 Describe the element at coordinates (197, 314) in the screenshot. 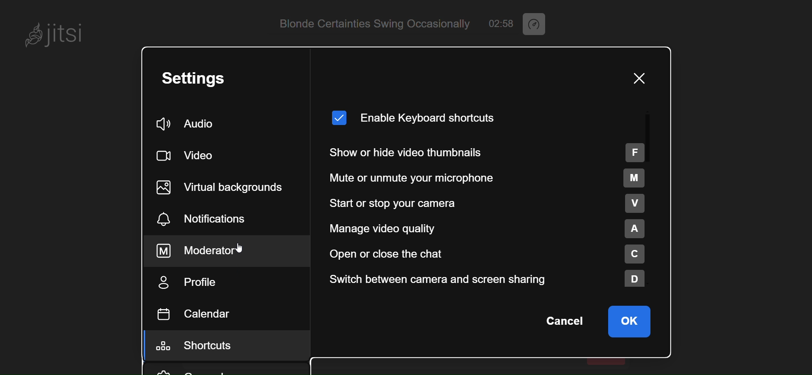

I see `calendar` at that location.